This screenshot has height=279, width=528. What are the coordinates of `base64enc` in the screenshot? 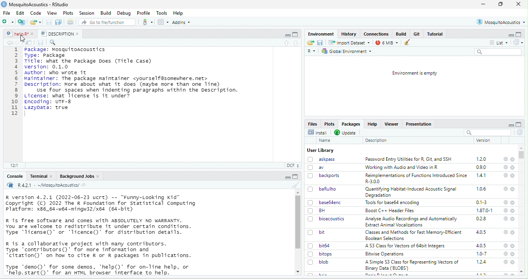 It's located at (325, 202).